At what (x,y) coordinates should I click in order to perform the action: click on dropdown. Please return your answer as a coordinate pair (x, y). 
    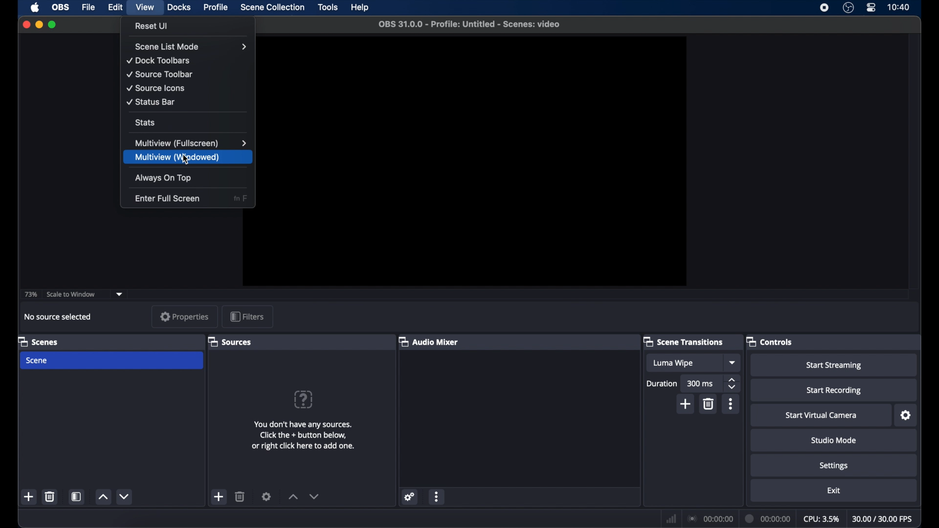
    Looking at the image, I should click on (120, 293).